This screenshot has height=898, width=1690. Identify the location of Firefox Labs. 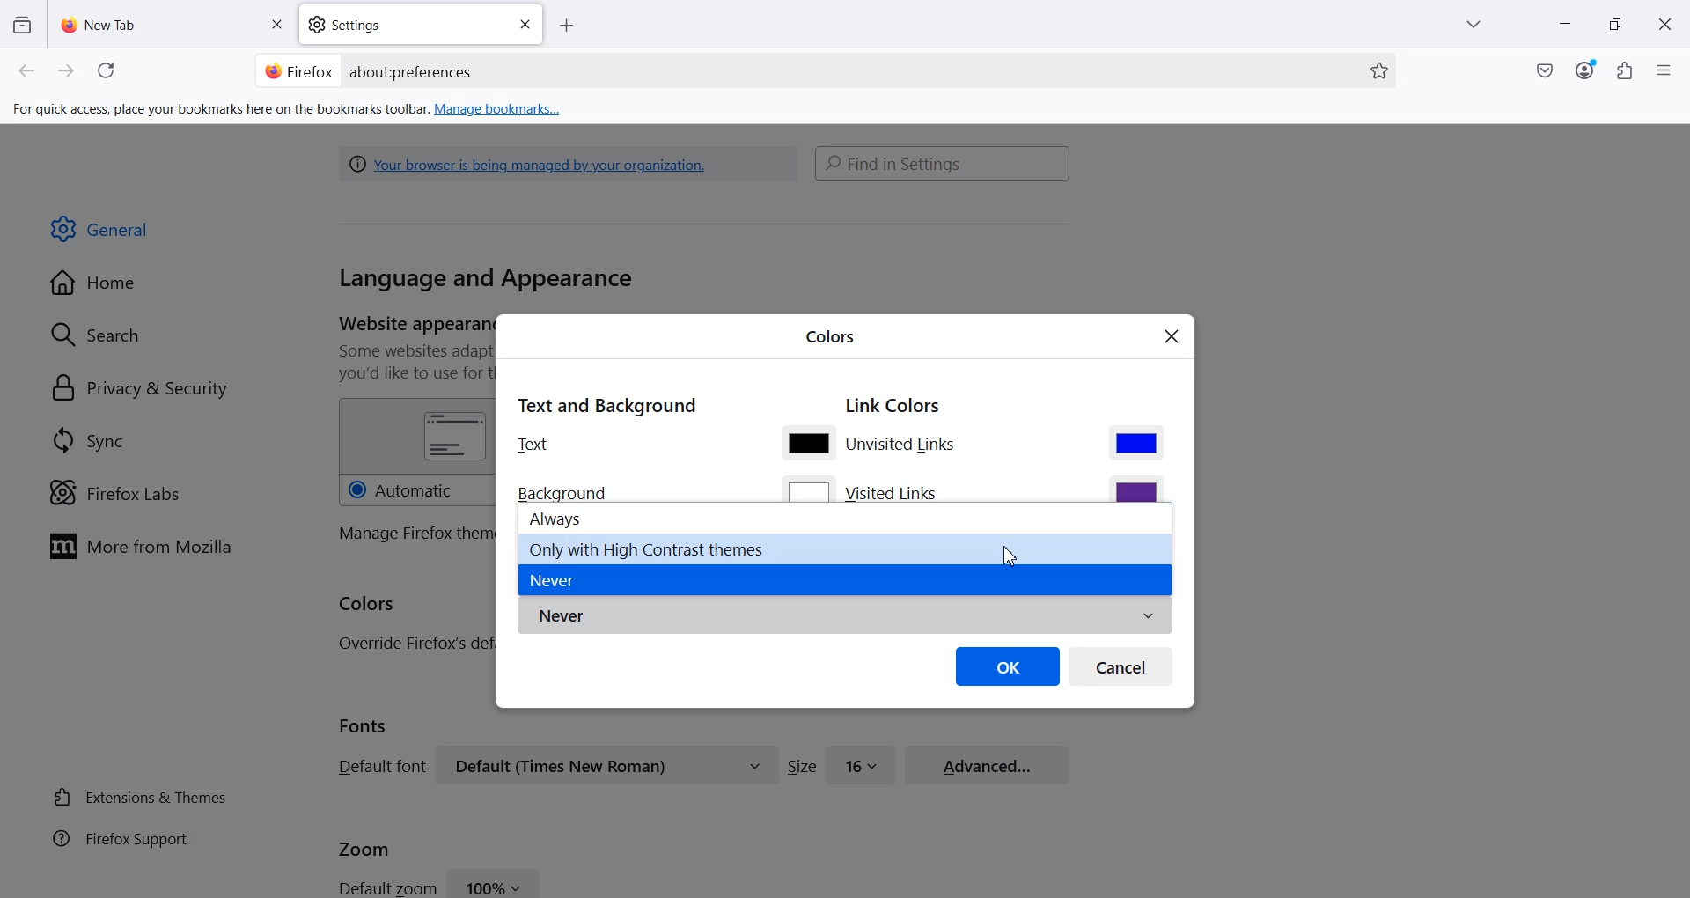
(114, 493).